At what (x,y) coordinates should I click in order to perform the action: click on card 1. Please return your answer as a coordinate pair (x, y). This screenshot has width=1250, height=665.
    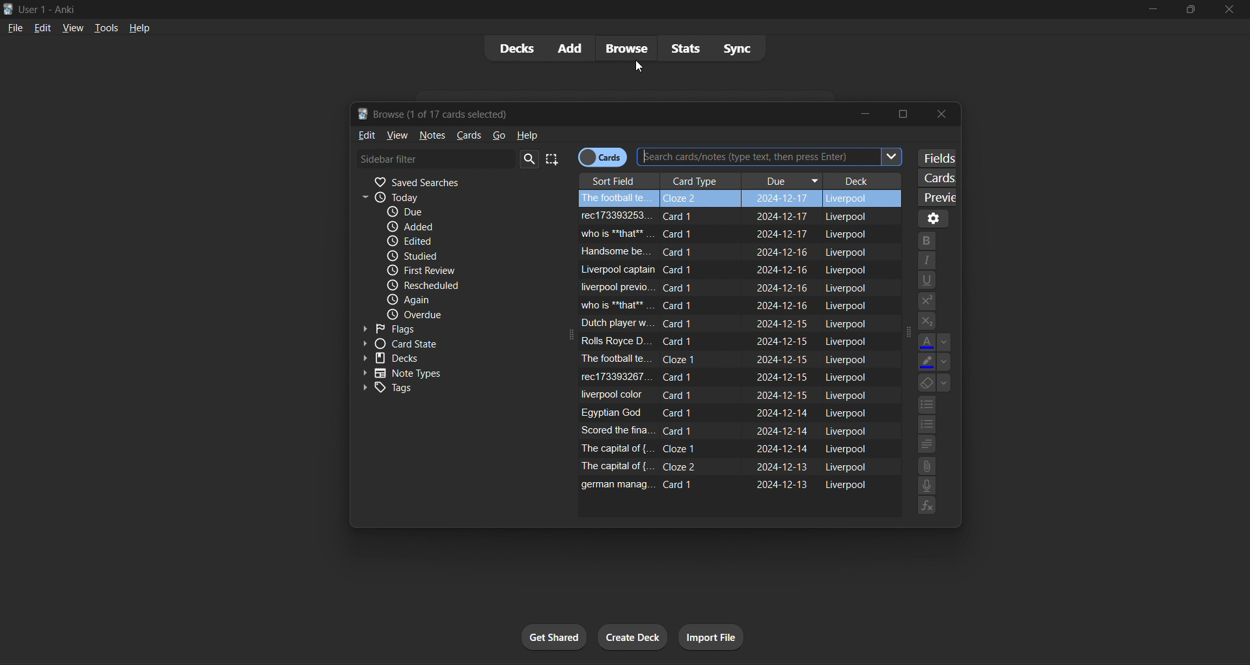
    Looking at the image, I should click on (685, 393).